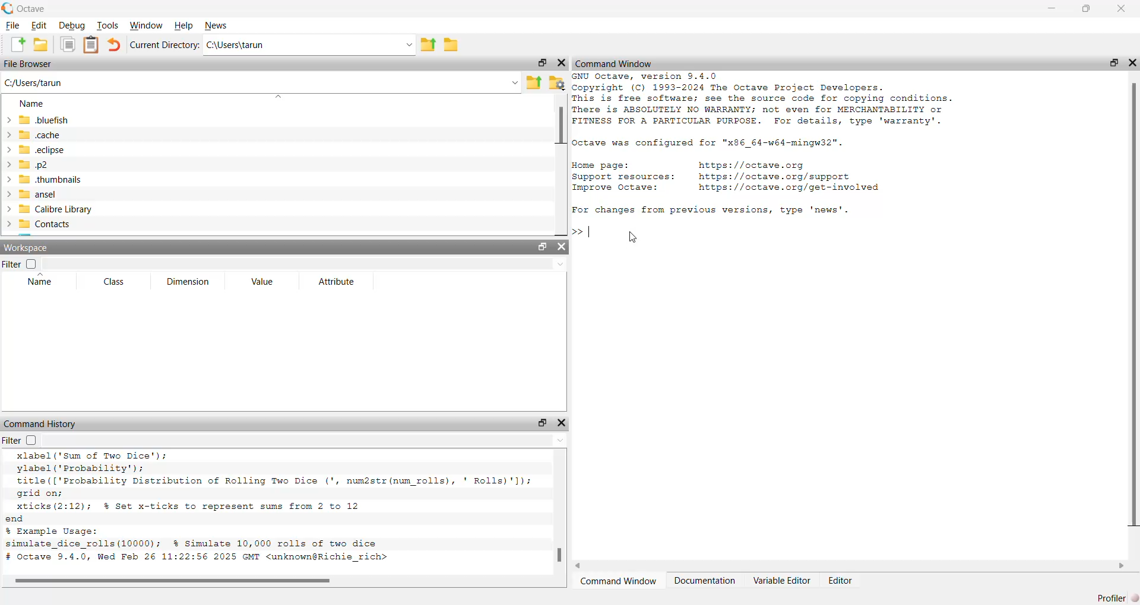 This screenshot has height=605, width=1140. I want to click on Calibrel Library, so click(49, 210).